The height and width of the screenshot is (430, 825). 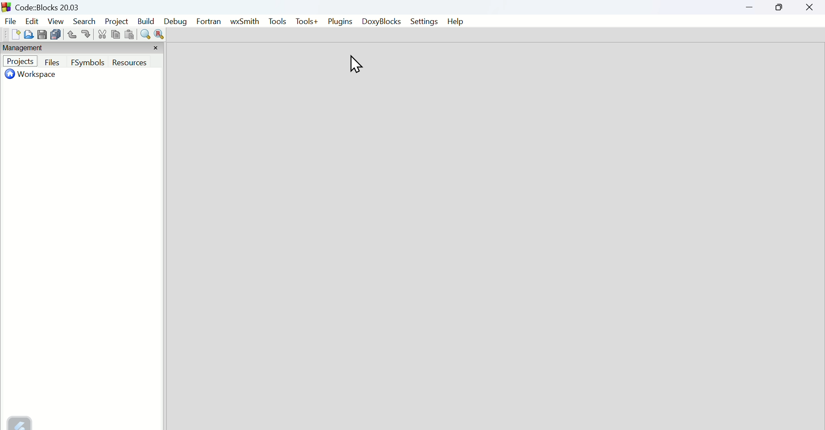 I want to click on Fortran, so click(x=209, y=22).